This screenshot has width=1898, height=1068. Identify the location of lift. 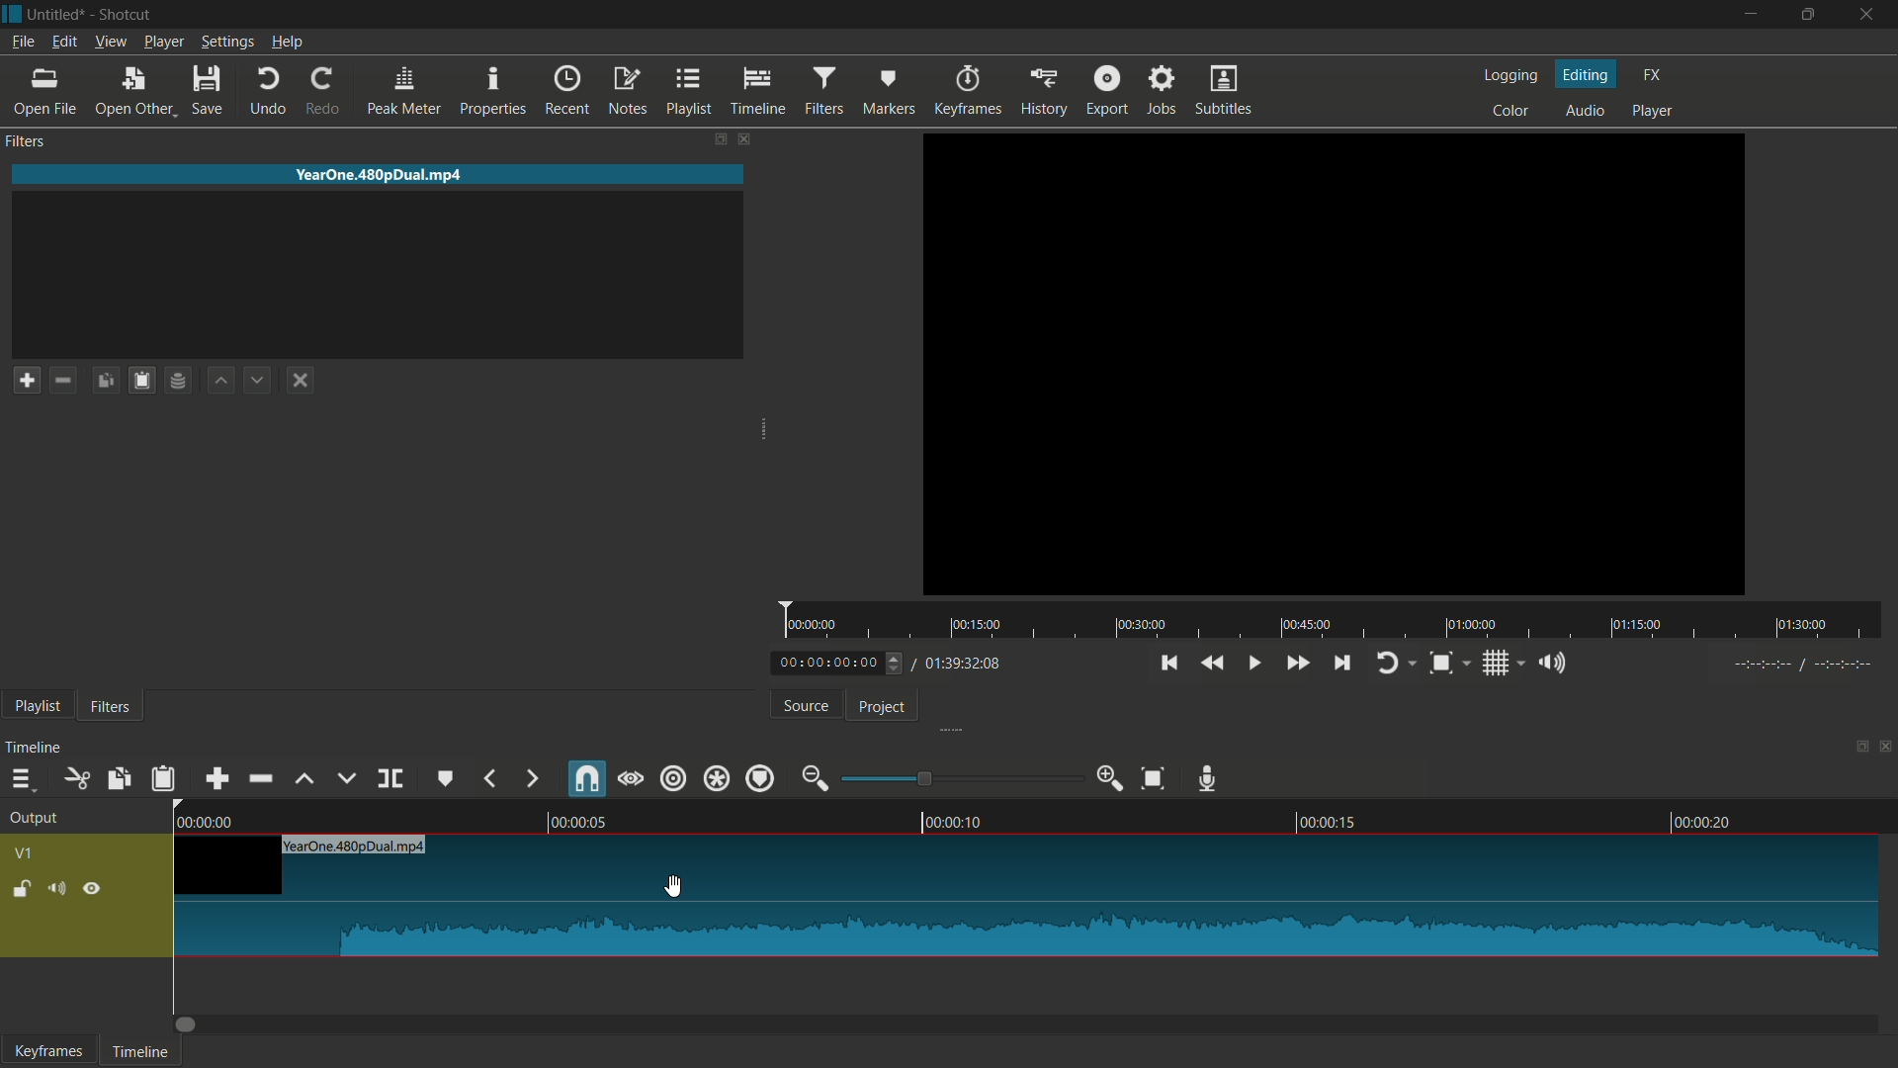
(305, 782).